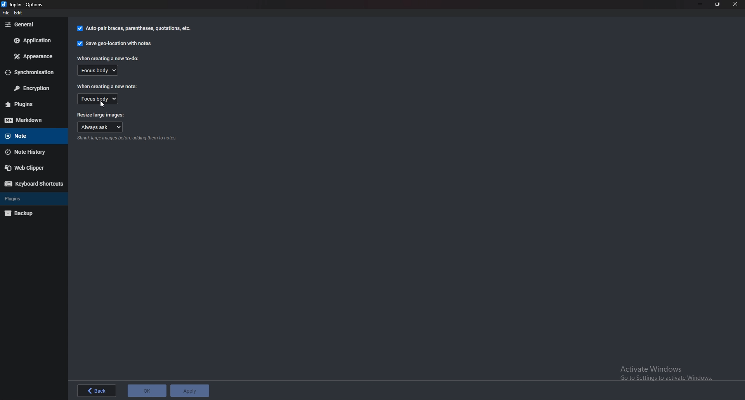 This screenshot has width=745, height=400. I want to click on Note history, so click(30, 152).